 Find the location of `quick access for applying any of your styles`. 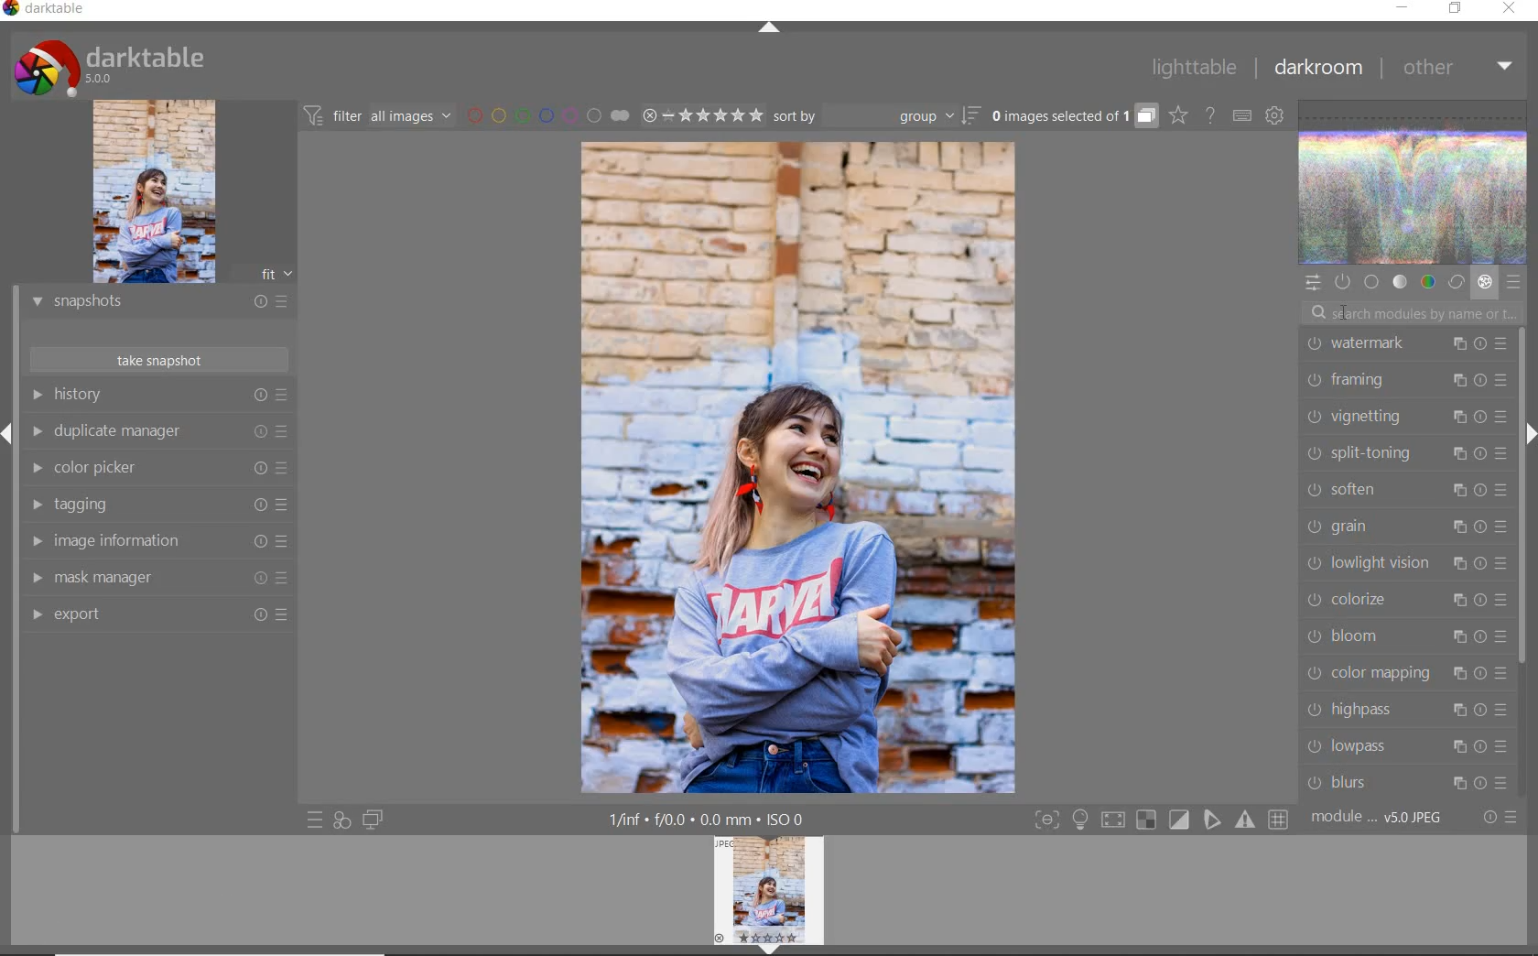

quick access for applying any of your styles is located at coordinates (342, 820).